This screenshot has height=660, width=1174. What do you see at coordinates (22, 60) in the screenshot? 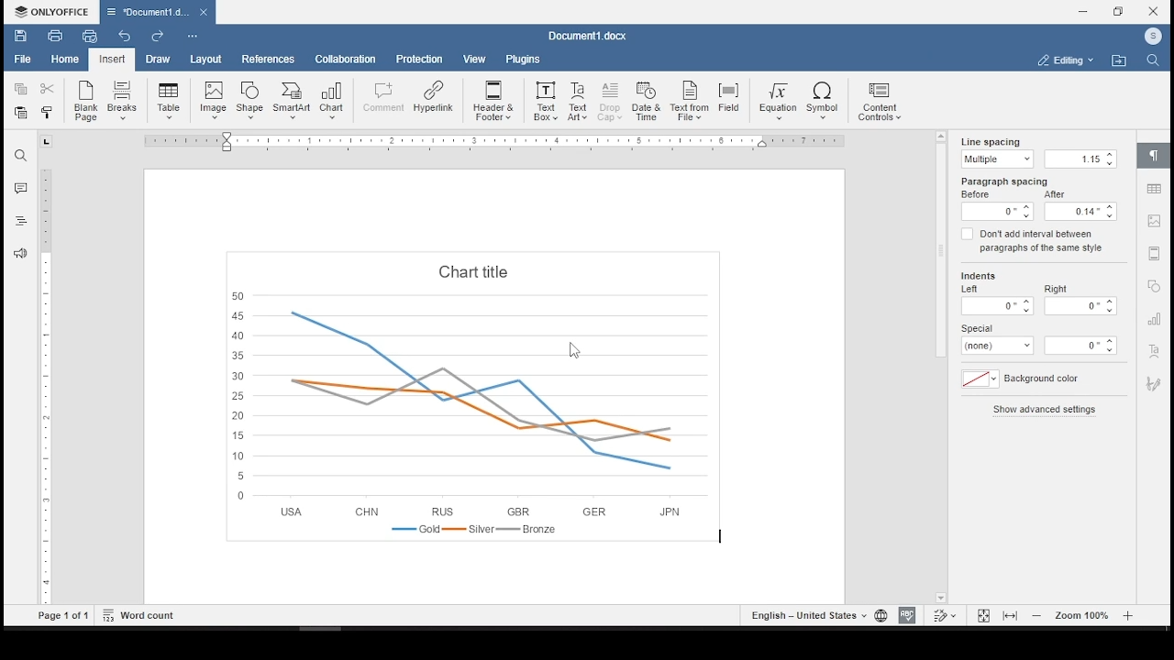
I see `file` at bounding box center [22, 60].